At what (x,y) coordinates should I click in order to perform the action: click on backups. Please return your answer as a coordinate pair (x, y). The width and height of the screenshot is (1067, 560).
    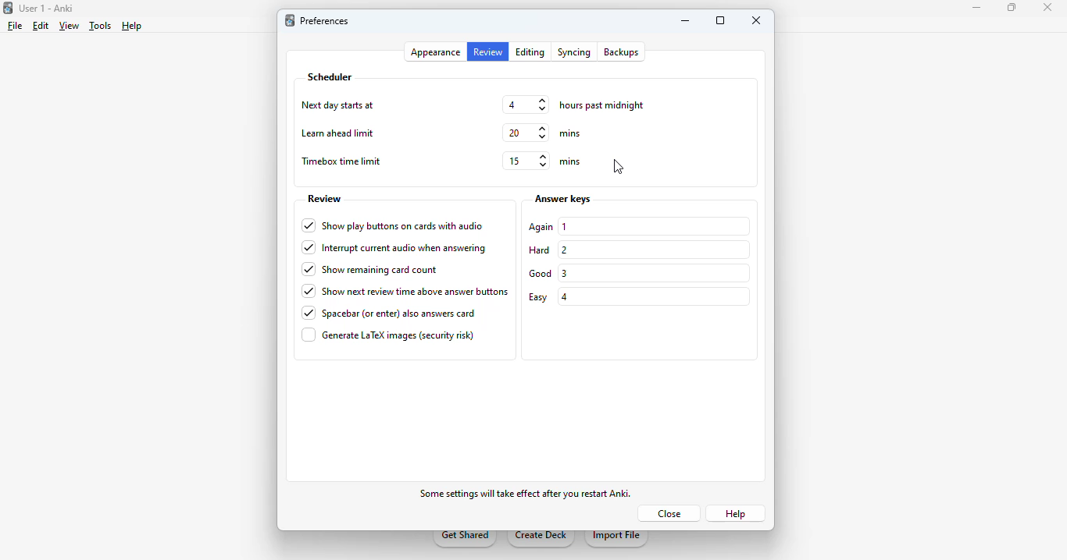
    Looking at the image, I should click on (622, 52).